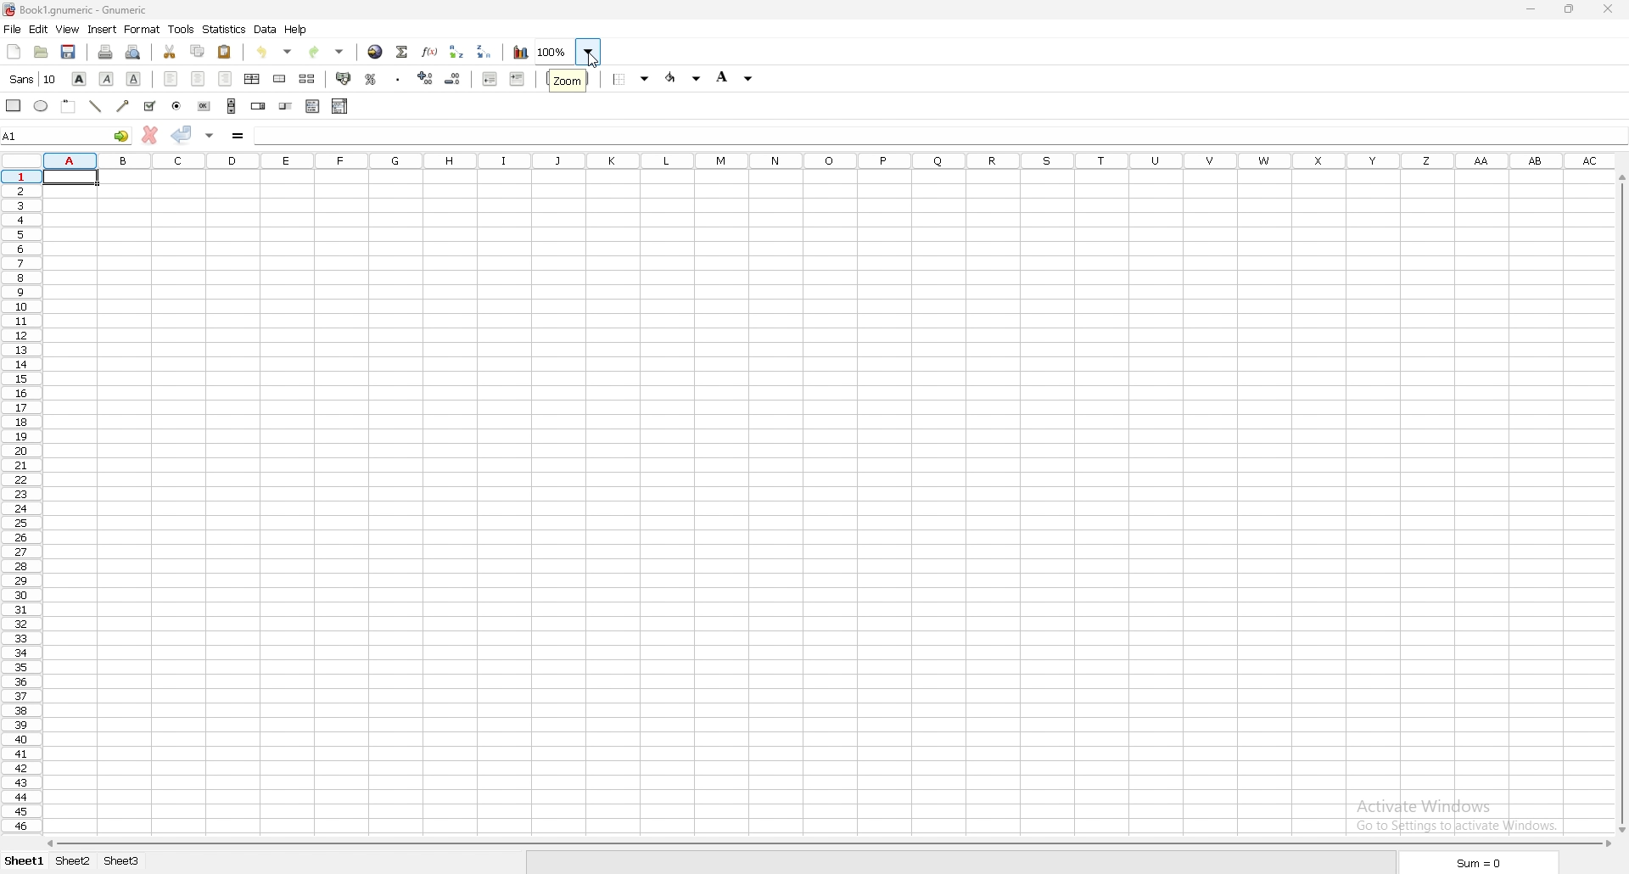  Describe the element at coordinates (287, 52) in the screenshot. I see `Drop down` at that location.